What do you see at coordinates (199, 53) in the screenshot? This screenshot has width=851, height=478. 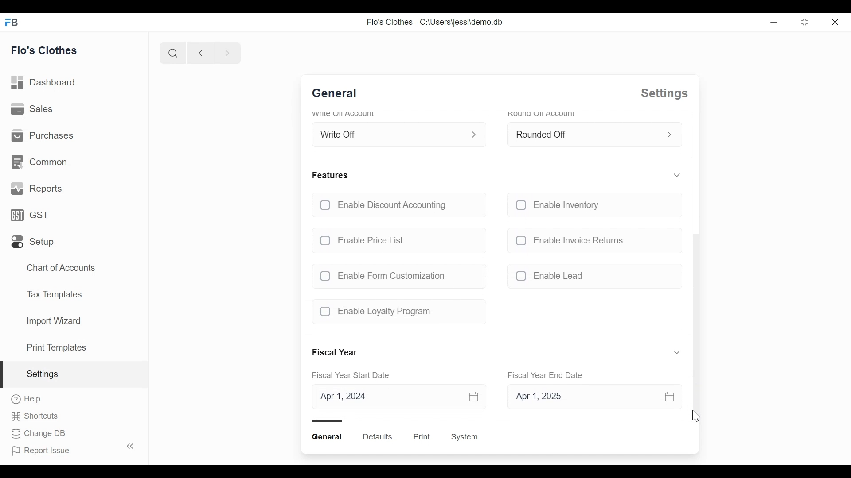 I see `Navigate back` at bounding box center [199, 53].